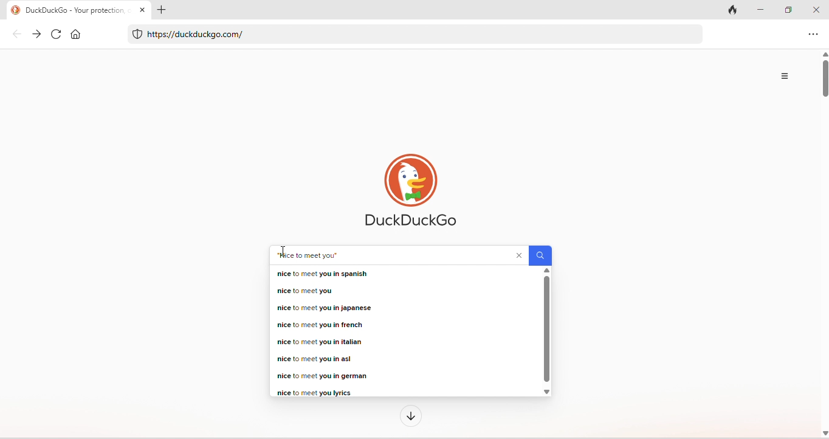 Image resolution: width=829 pixels, height=439 pixels. Describe the element at coordinates (824, 244) in the screenshot. I see `vertical scroll bar` at that location.